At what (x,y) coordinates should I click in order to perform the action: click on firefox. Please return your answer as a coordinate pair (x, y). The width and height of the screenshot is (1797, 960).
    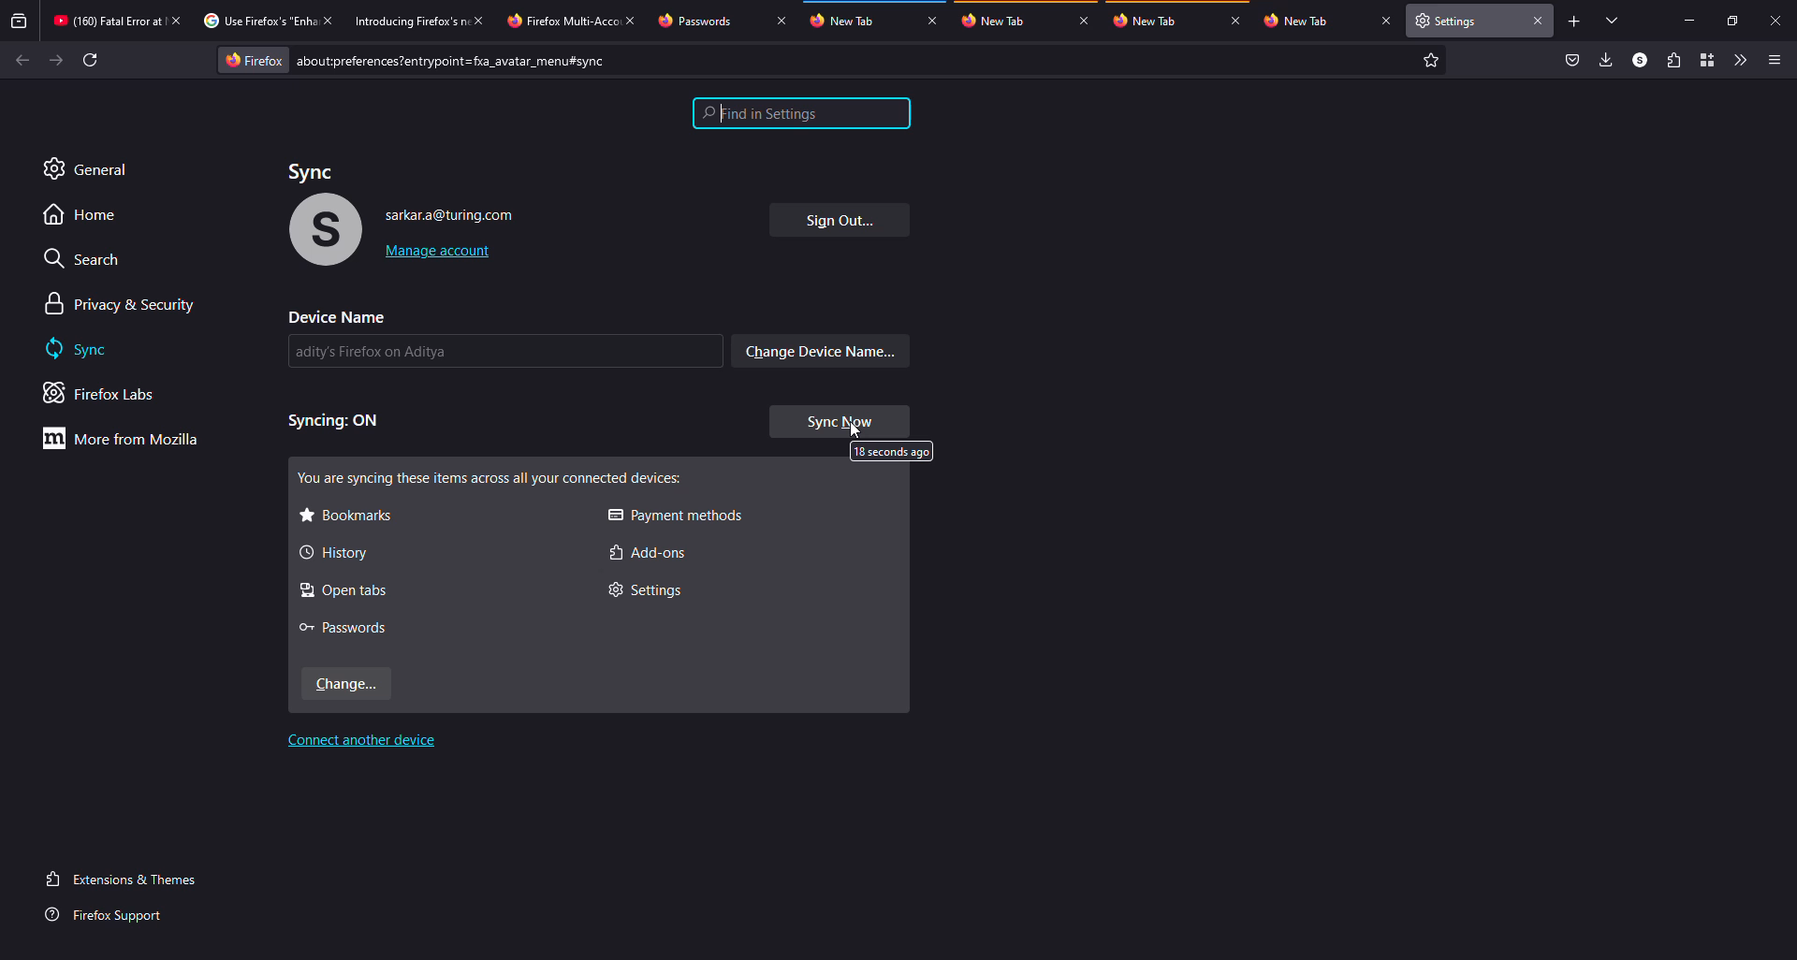
    Looking at the image, I should click on (254, 60).